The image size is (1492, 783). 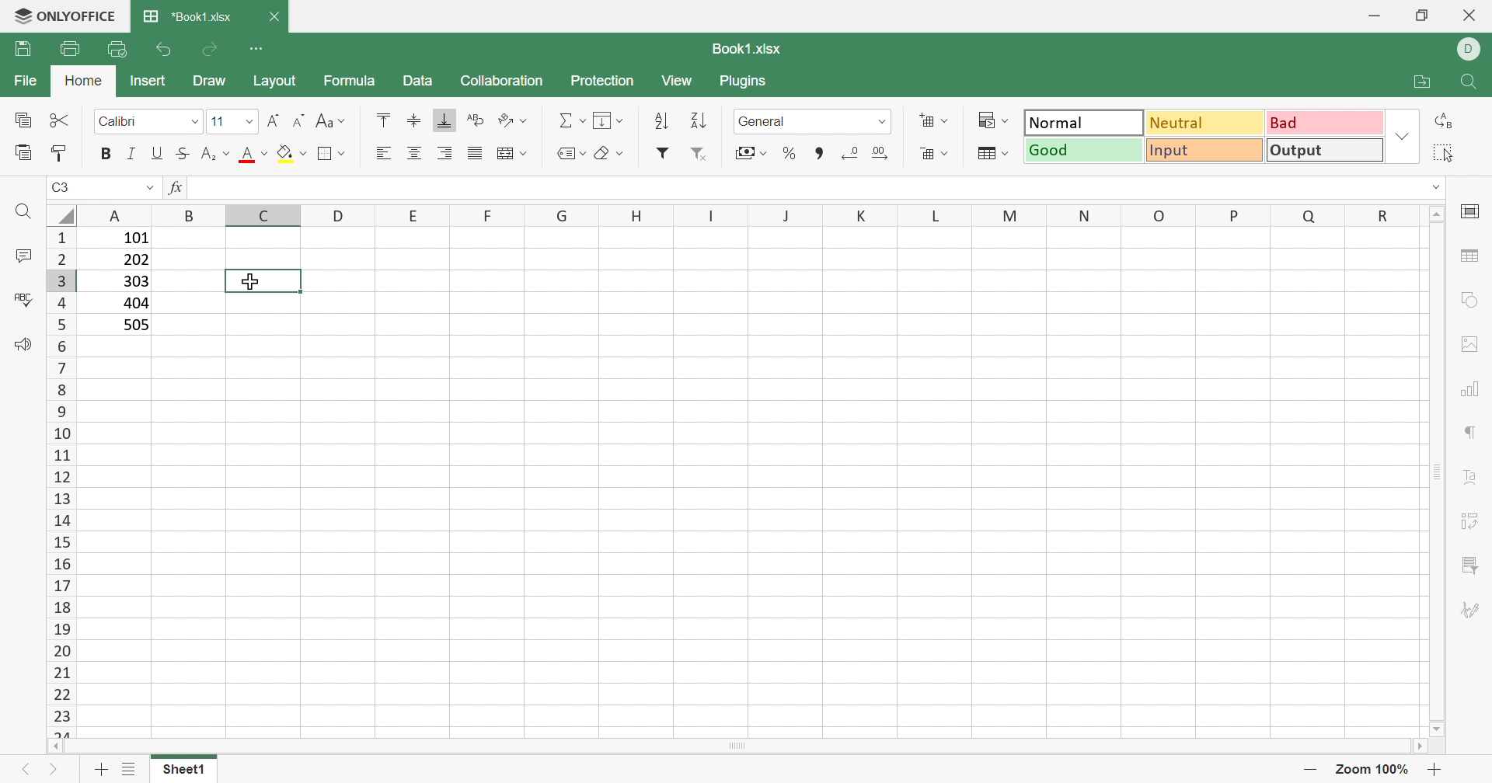 I want to click on Scroll Up settings, so click(x=1437, y=213).